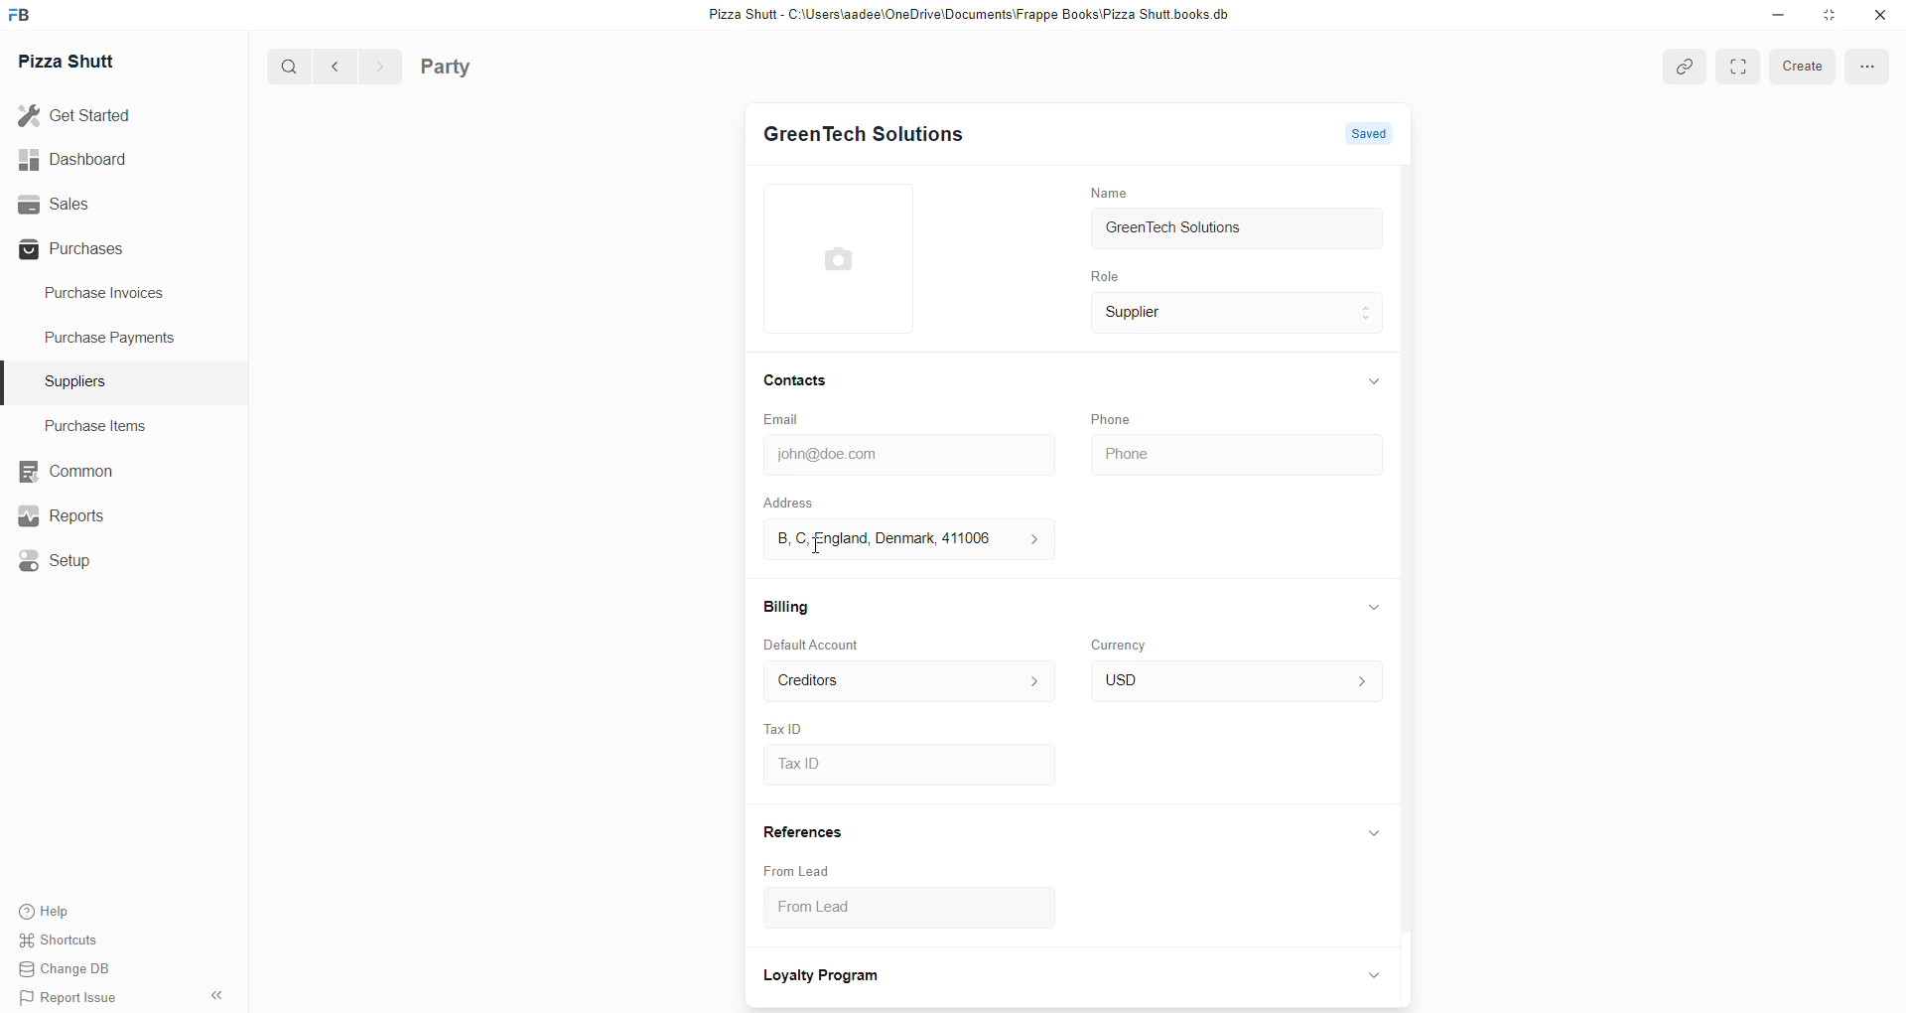 This screenshot has height=1013, width=1906. Describe the element at coordinates (112, 297) in the screenshot. I see `Purchase Invoices` at that location.